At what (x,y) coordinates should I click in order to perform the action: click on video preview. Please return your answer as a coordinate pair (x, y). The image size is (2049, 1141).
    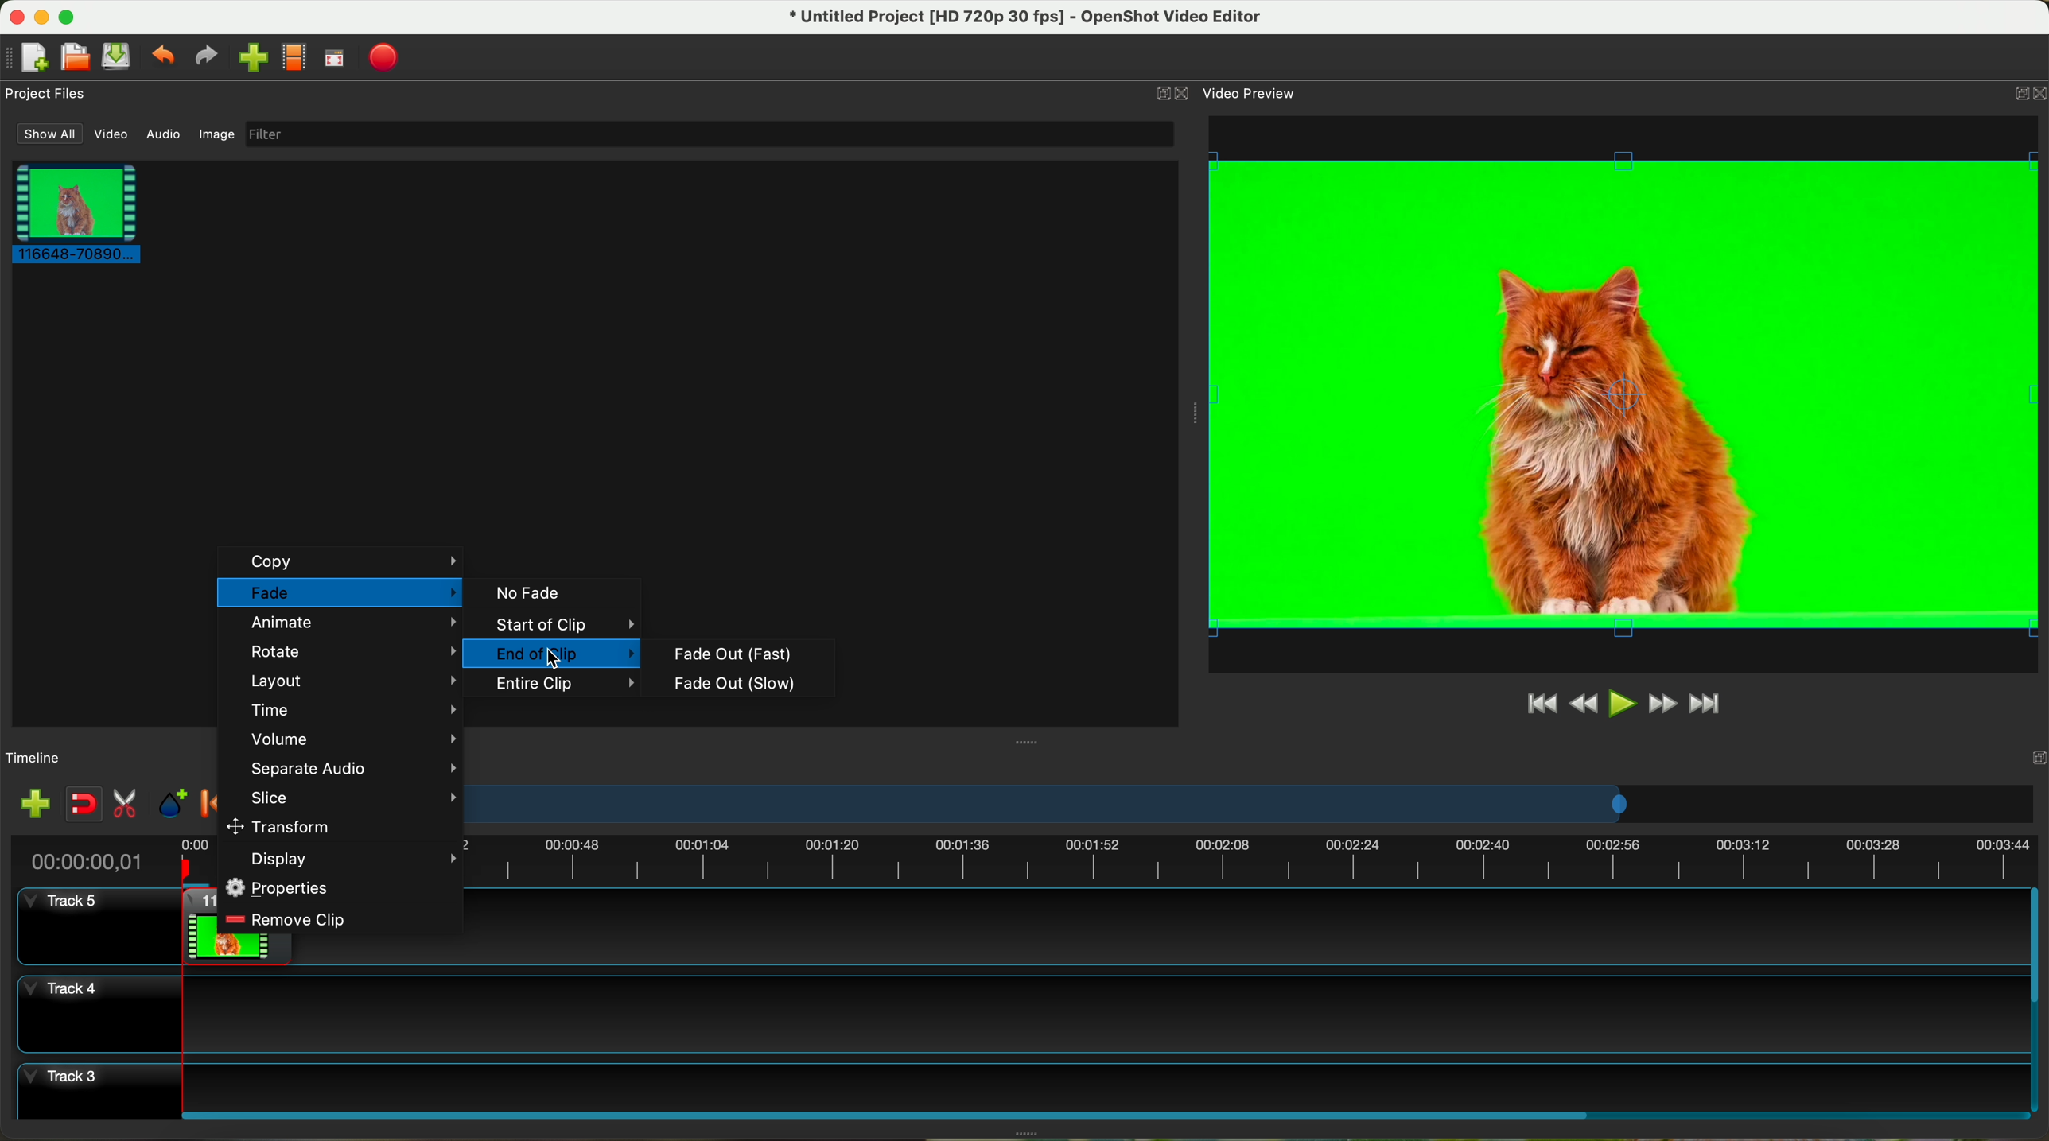
    Looking at the image, I should click on (1623, 394).